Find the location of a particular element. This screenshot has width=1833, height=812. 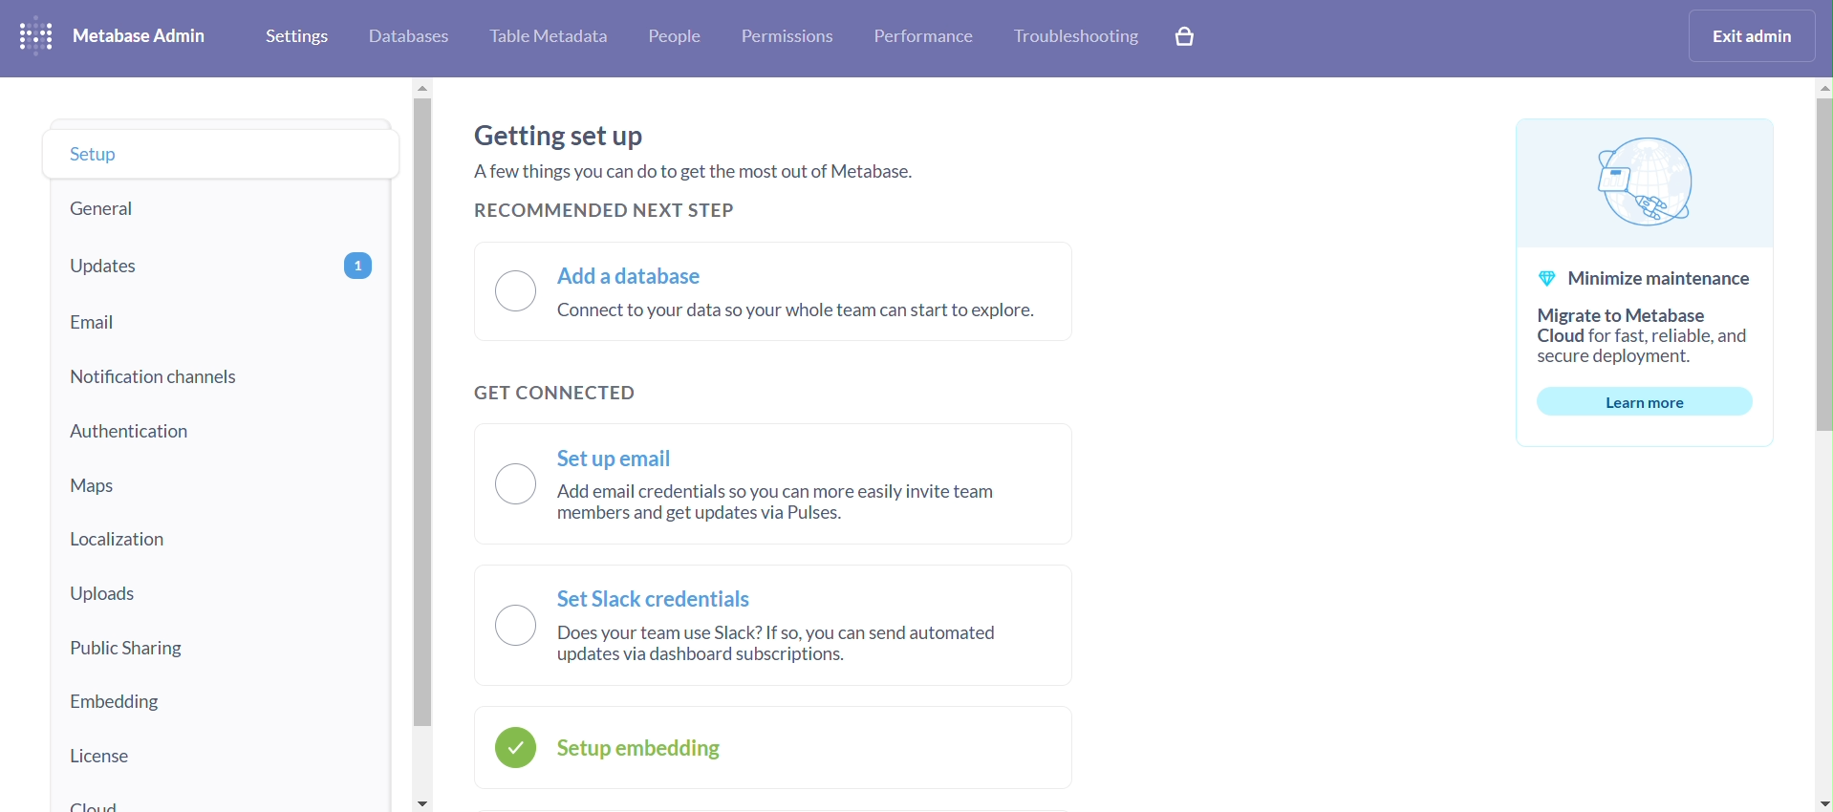

set up email is located at coordinates (778, 485).